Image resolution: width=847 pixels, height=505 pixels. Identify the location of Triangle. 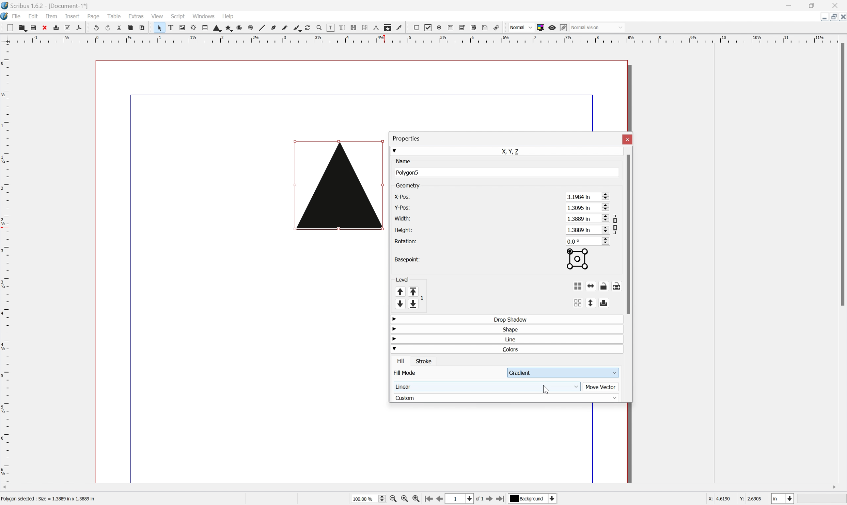
(338, 185).